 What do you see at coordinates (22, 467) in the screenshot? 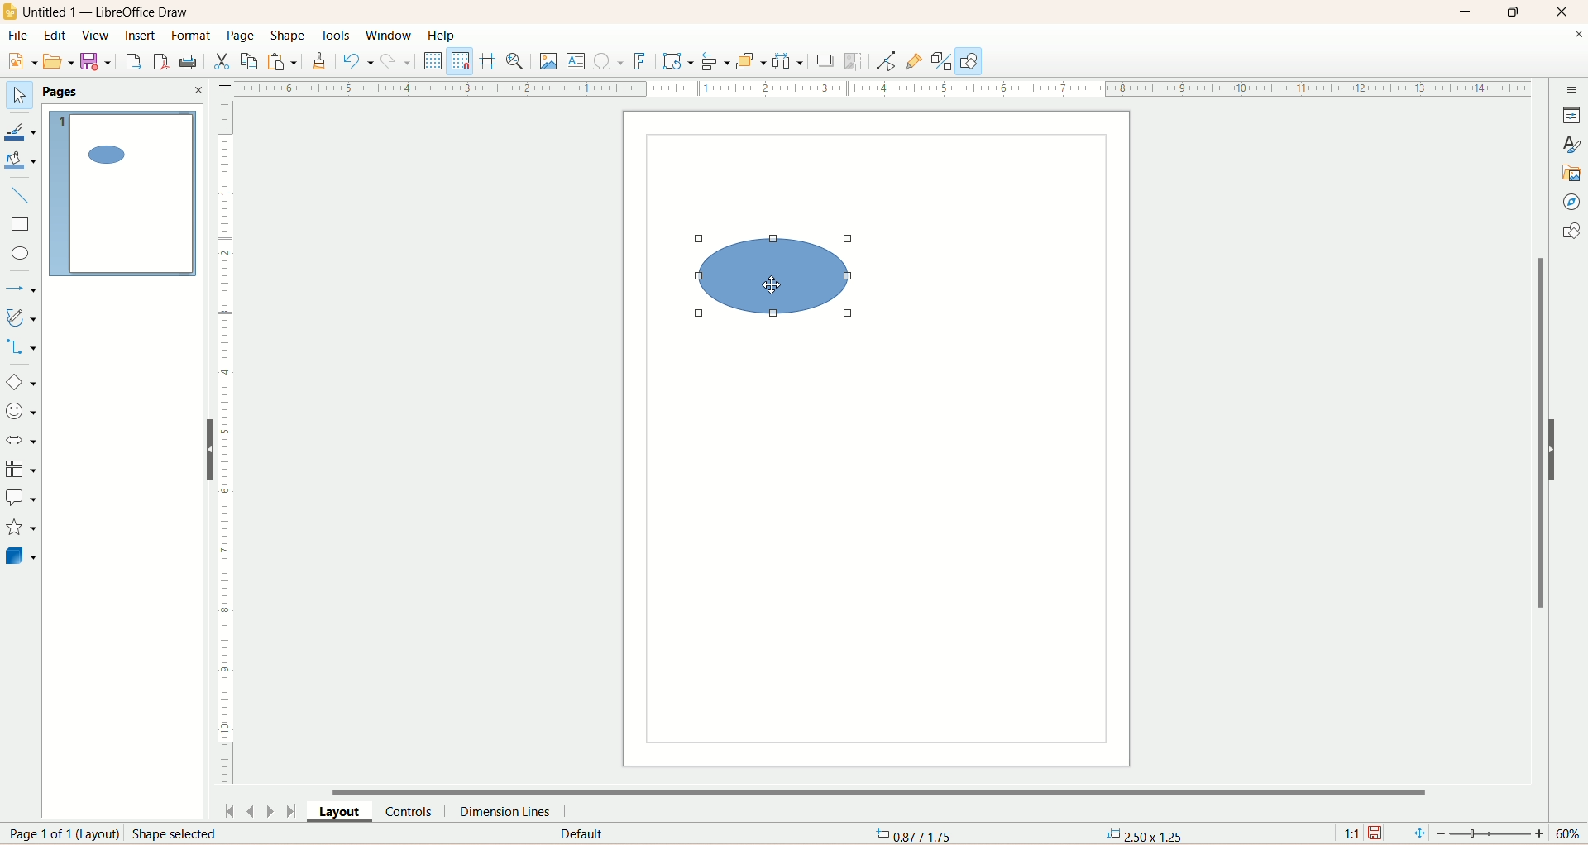
I see `flowchart` at bounding box center [22, 467].